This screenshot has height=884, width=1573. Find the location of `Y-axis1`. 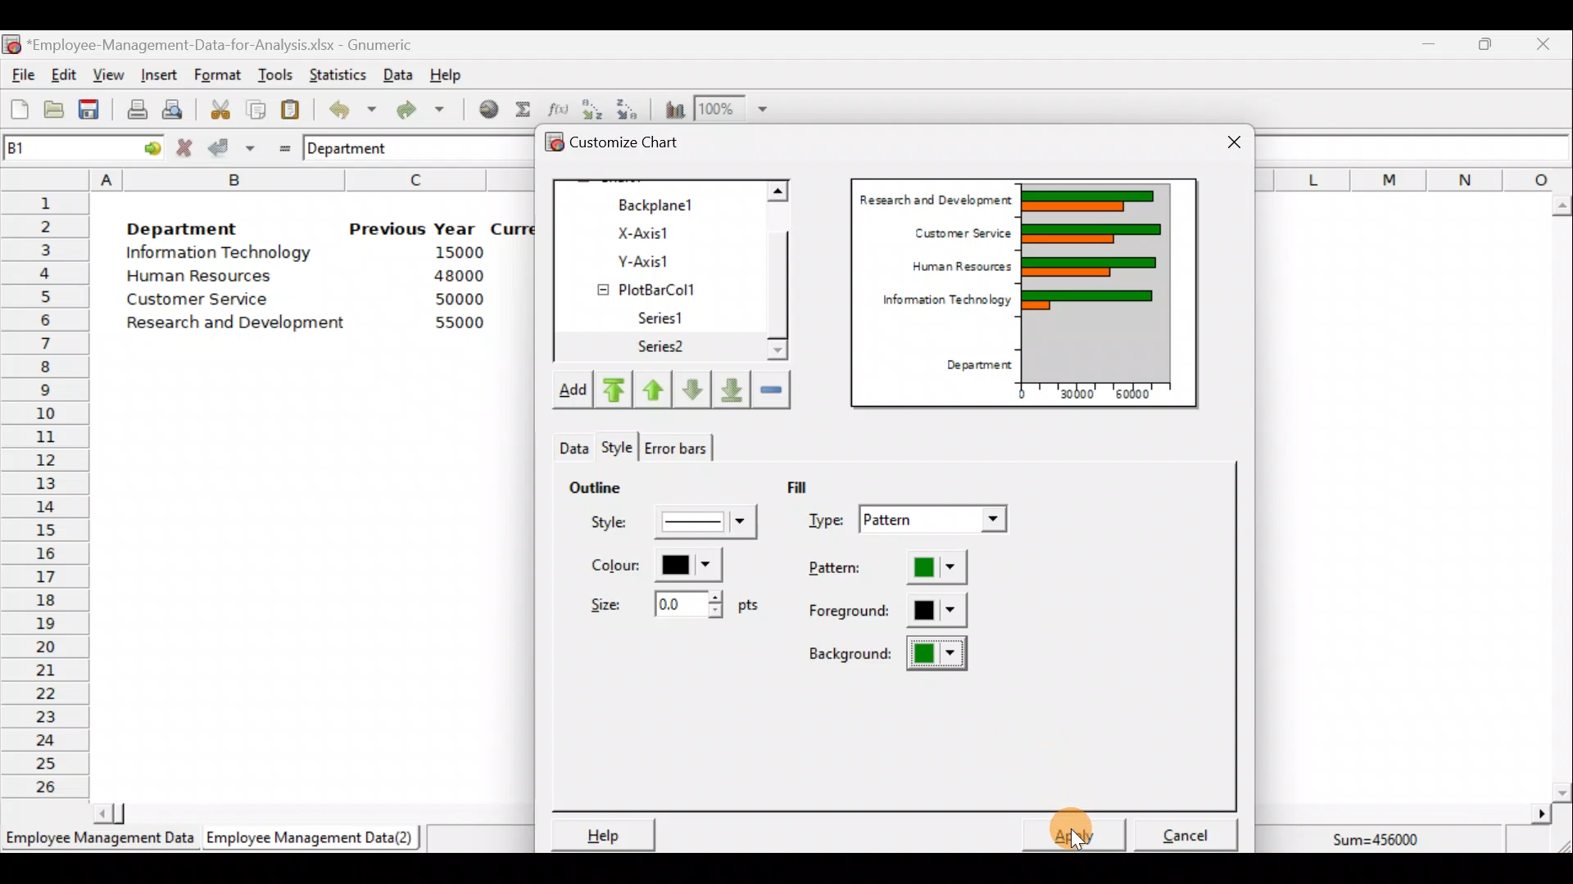

Y-axis1 is located at coordinates (664, 259).